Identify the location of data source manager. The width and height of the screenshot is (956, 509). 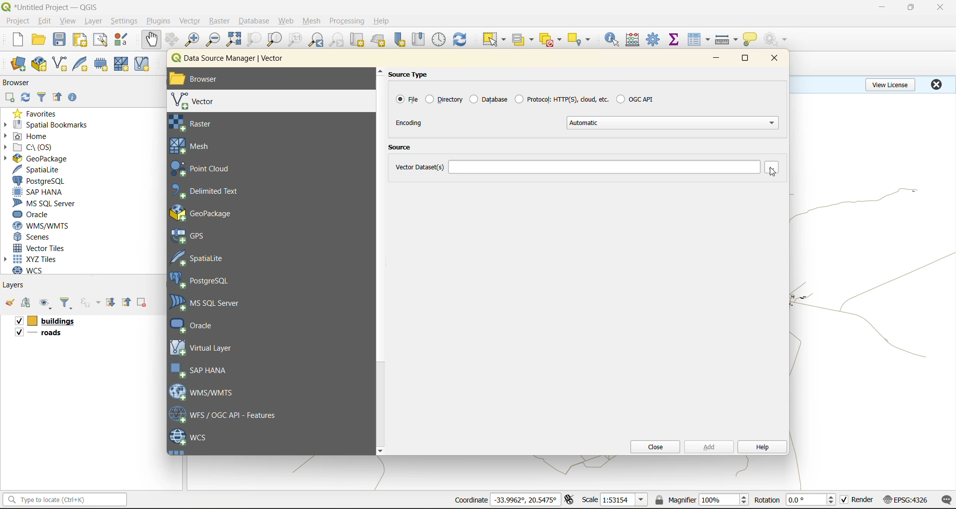
(235, 60).